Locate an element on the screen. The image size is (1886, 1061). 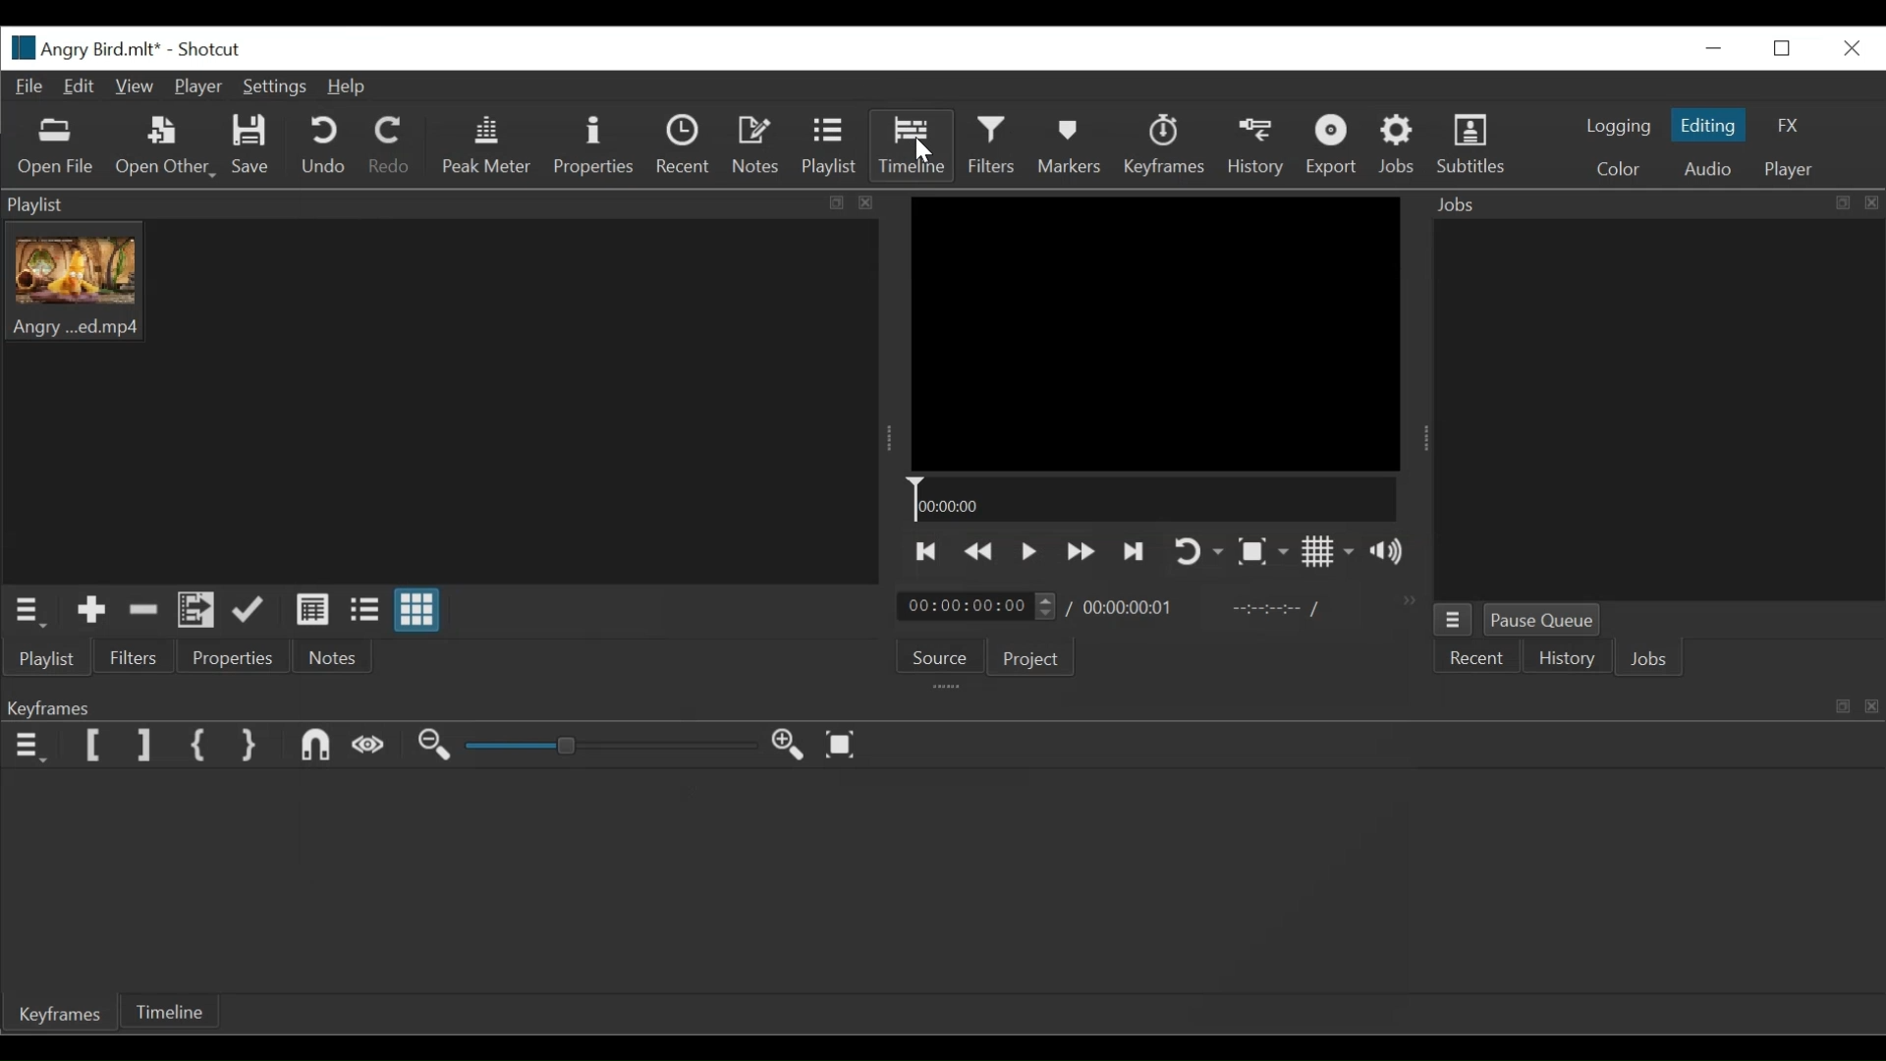
Add the Source to the playlist is located at coordinates (89, 610).